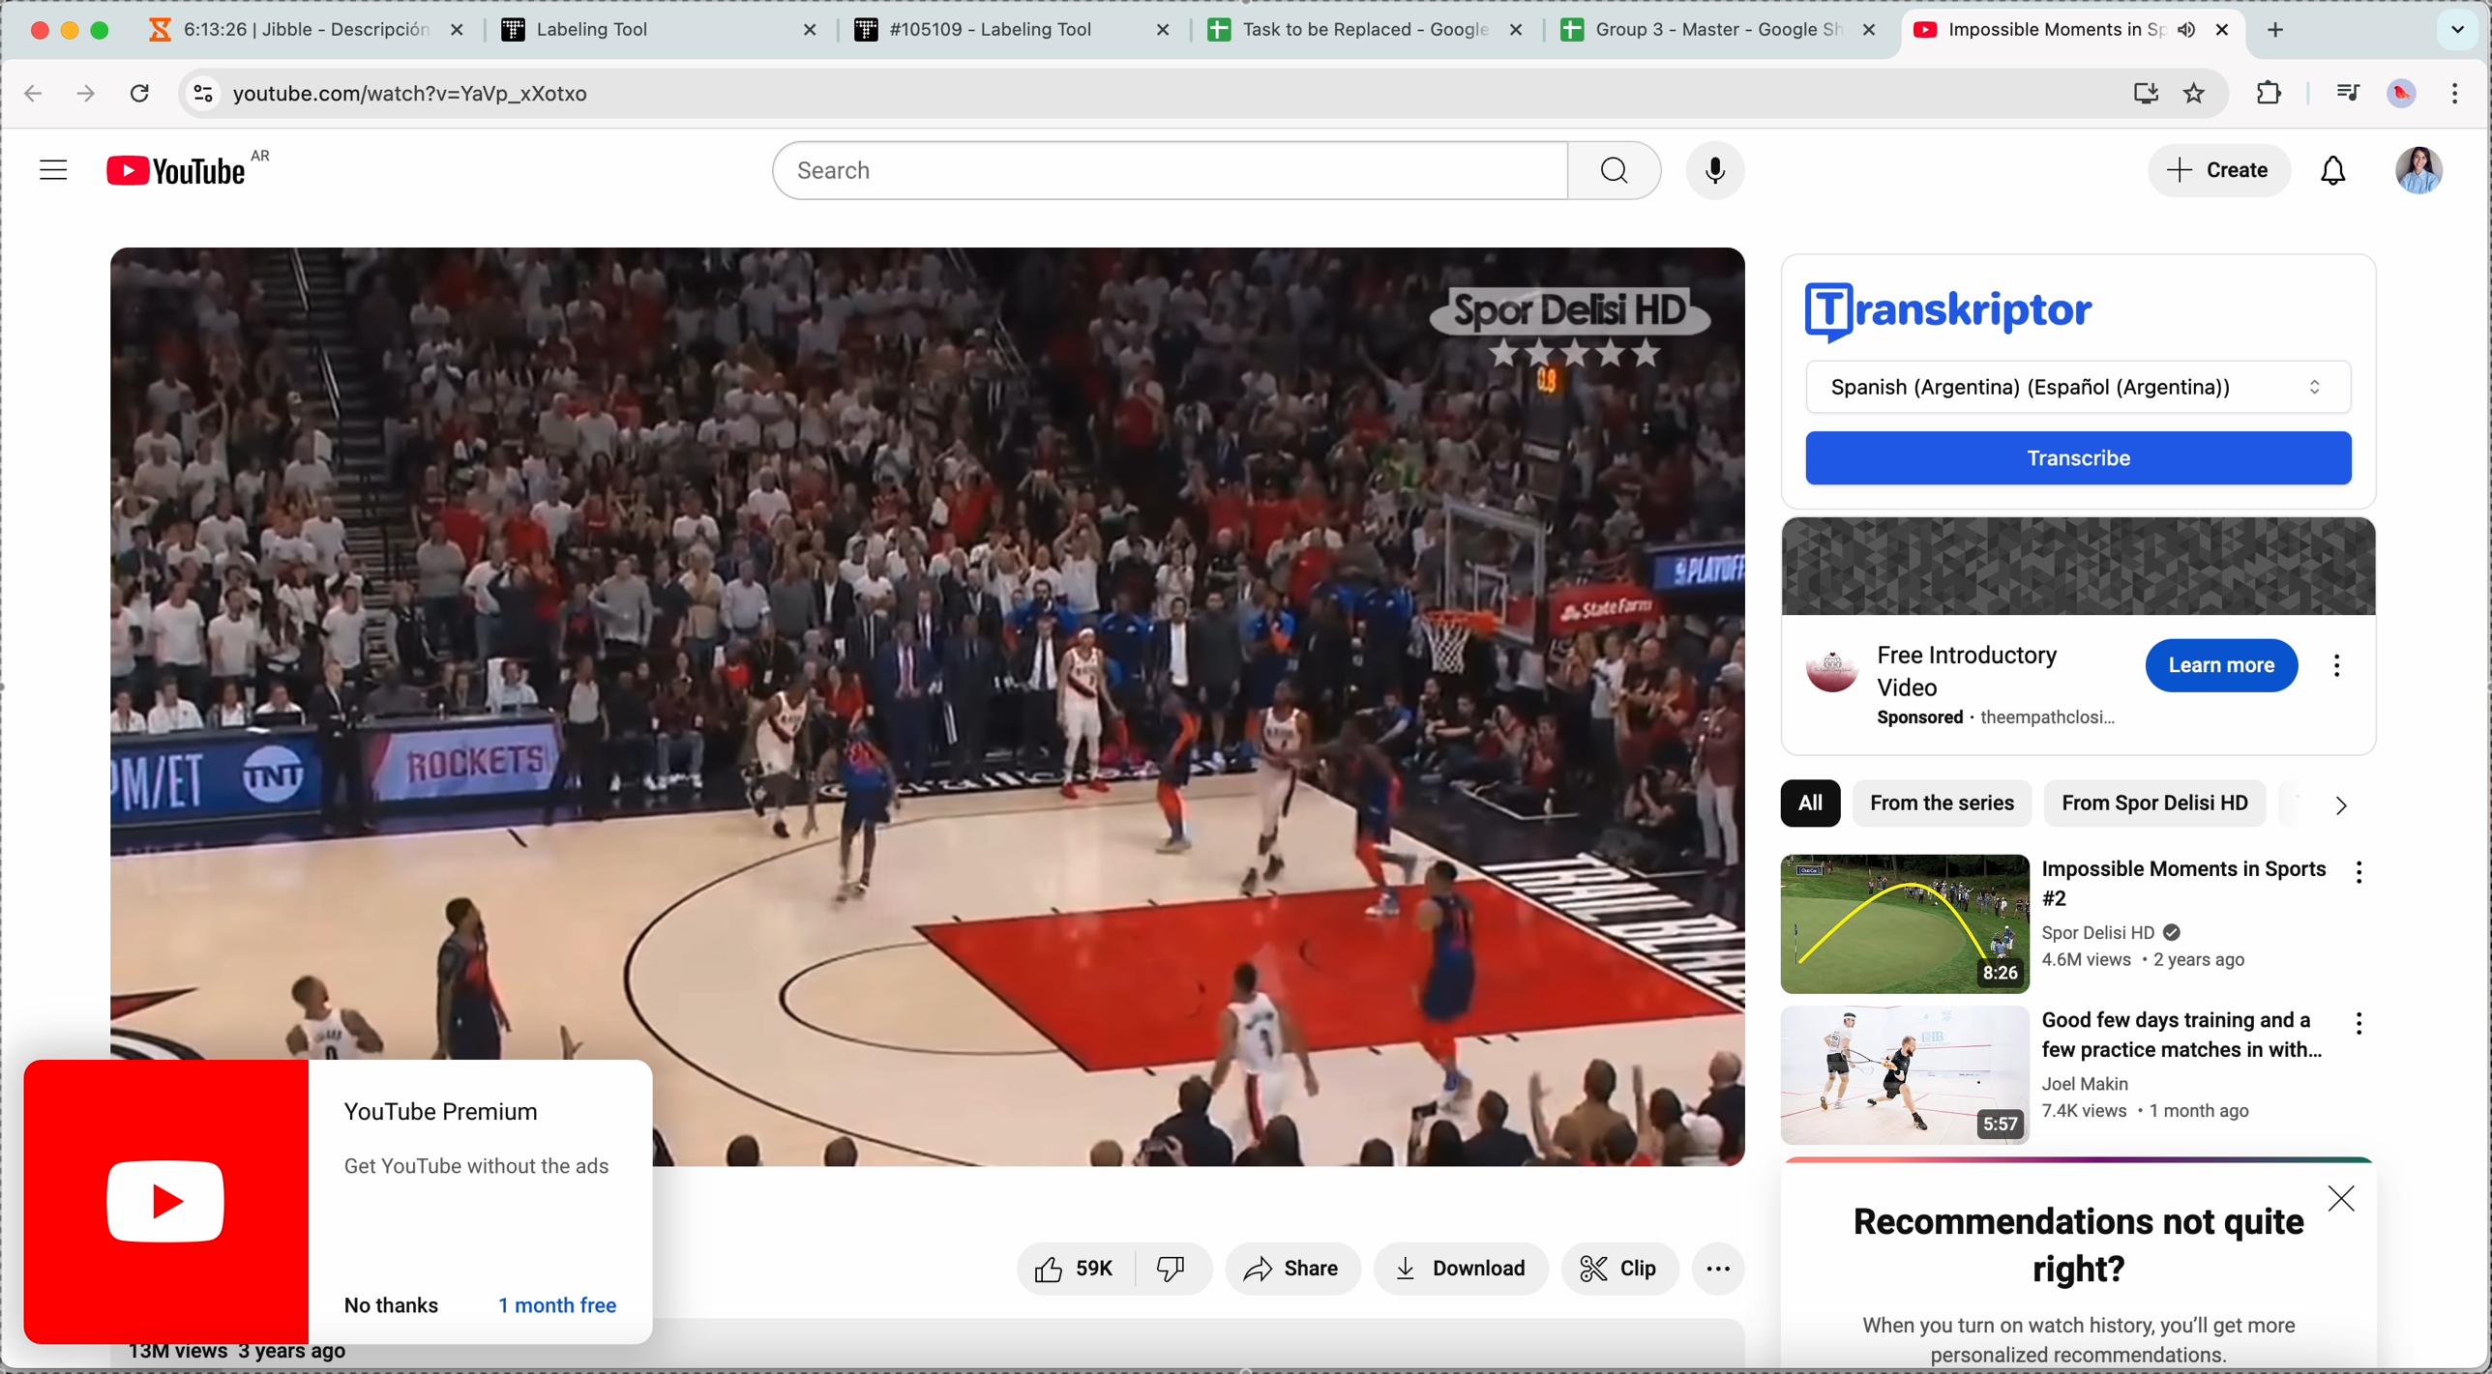 The image size is (2492, 1374). What do you see at coordinates (1077, 1268) in the screenshot?
I see `likes` at bounding box center [1077, 1268].